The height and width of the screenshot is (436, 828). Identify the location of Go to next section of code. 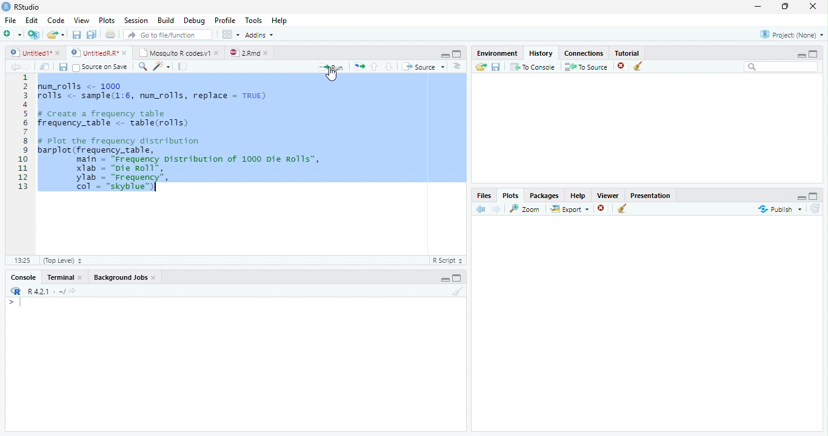
(389, 67).